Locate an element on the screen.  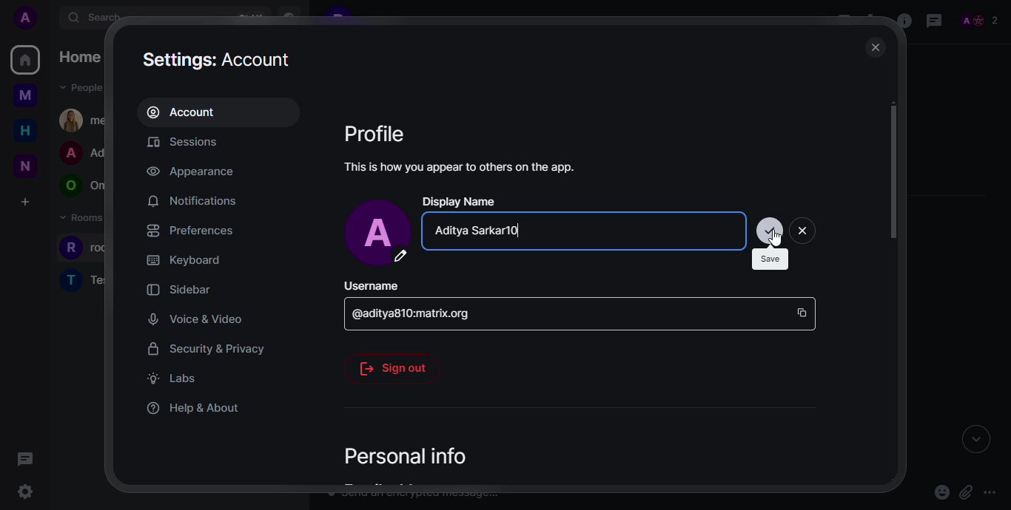
sidebar is located at coordinates (178, 289).